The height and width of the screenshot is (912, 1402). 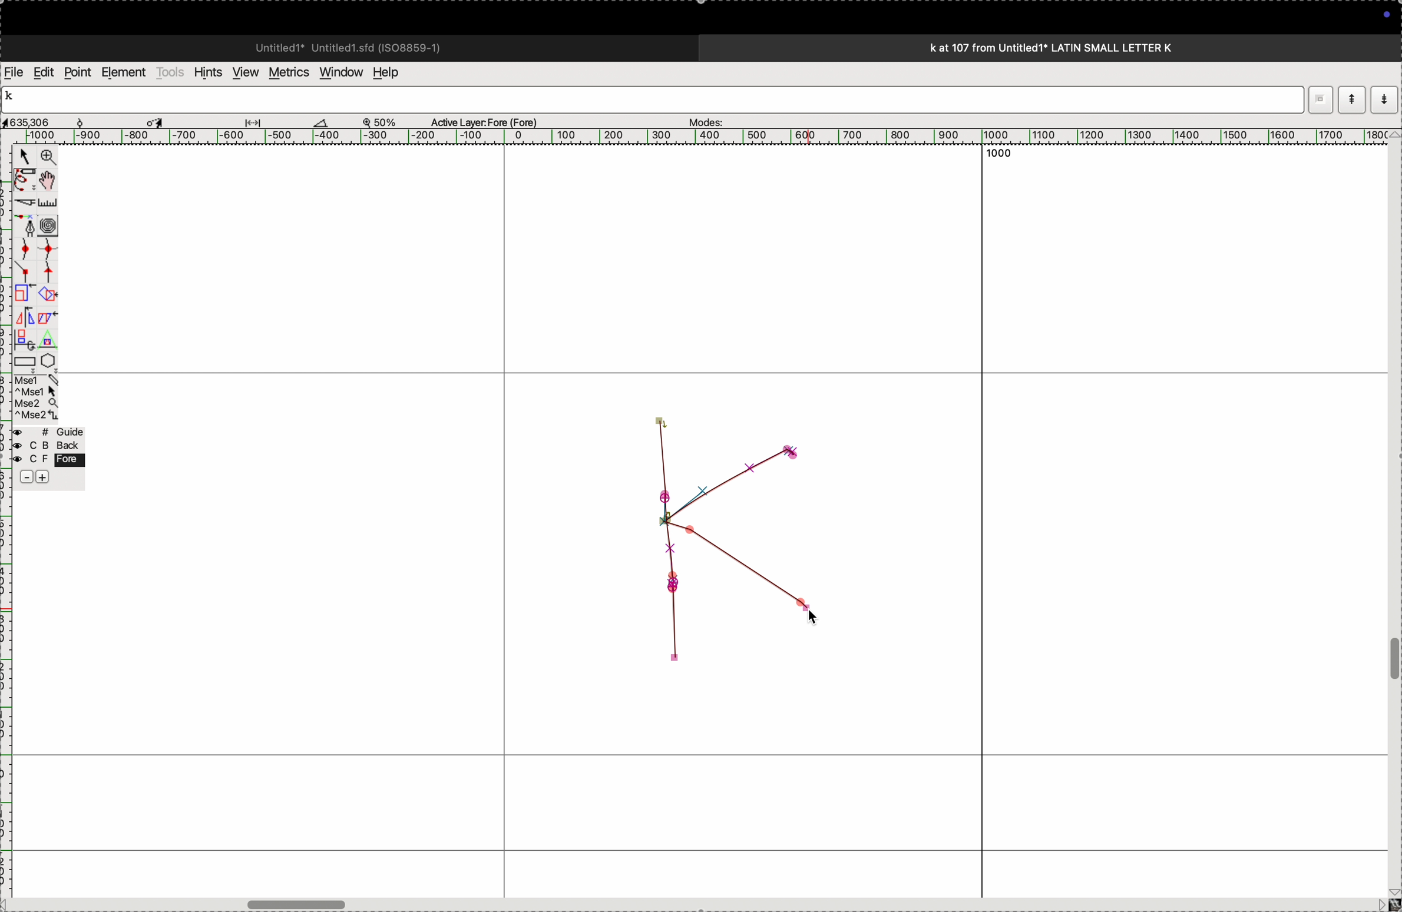 I want to click on cut, so click(x=23, y=203).